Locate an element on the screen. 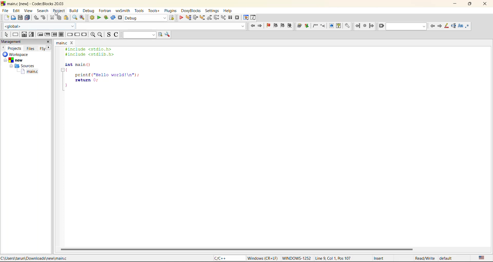 Image resolution: width=493 pixels, height=262 pixels. redo is located at coordinates (44, 18).